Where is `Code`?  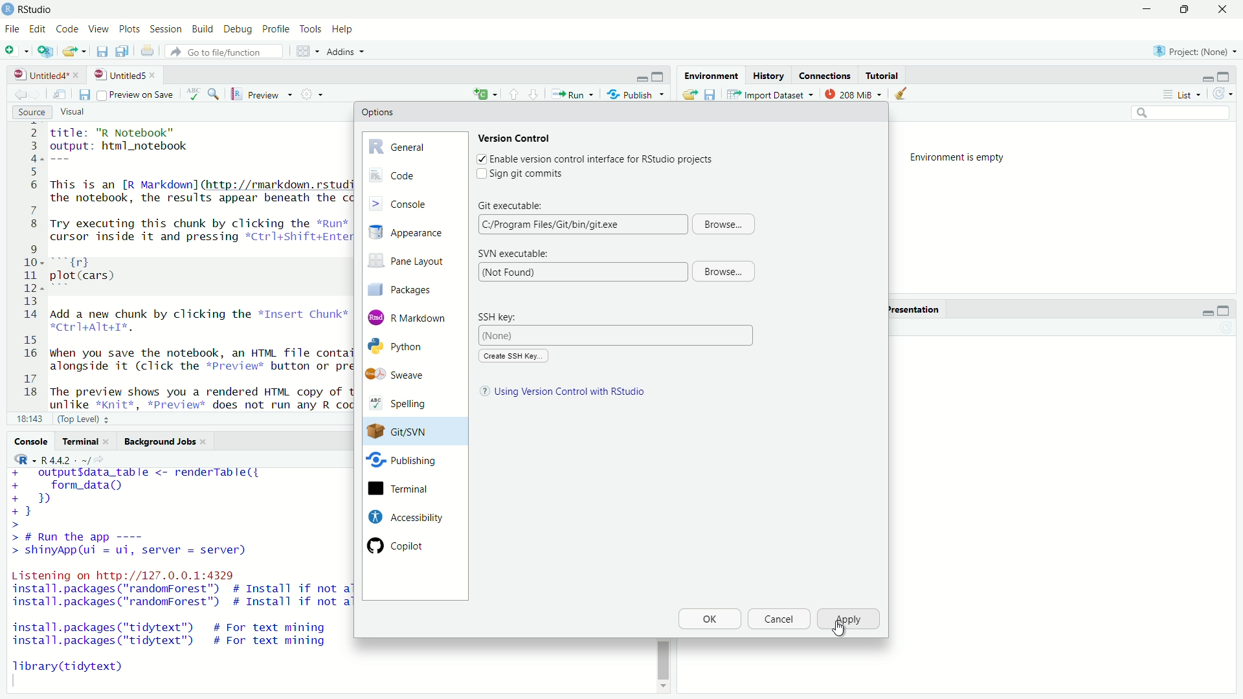
Code is located at coordinates (414, 175).